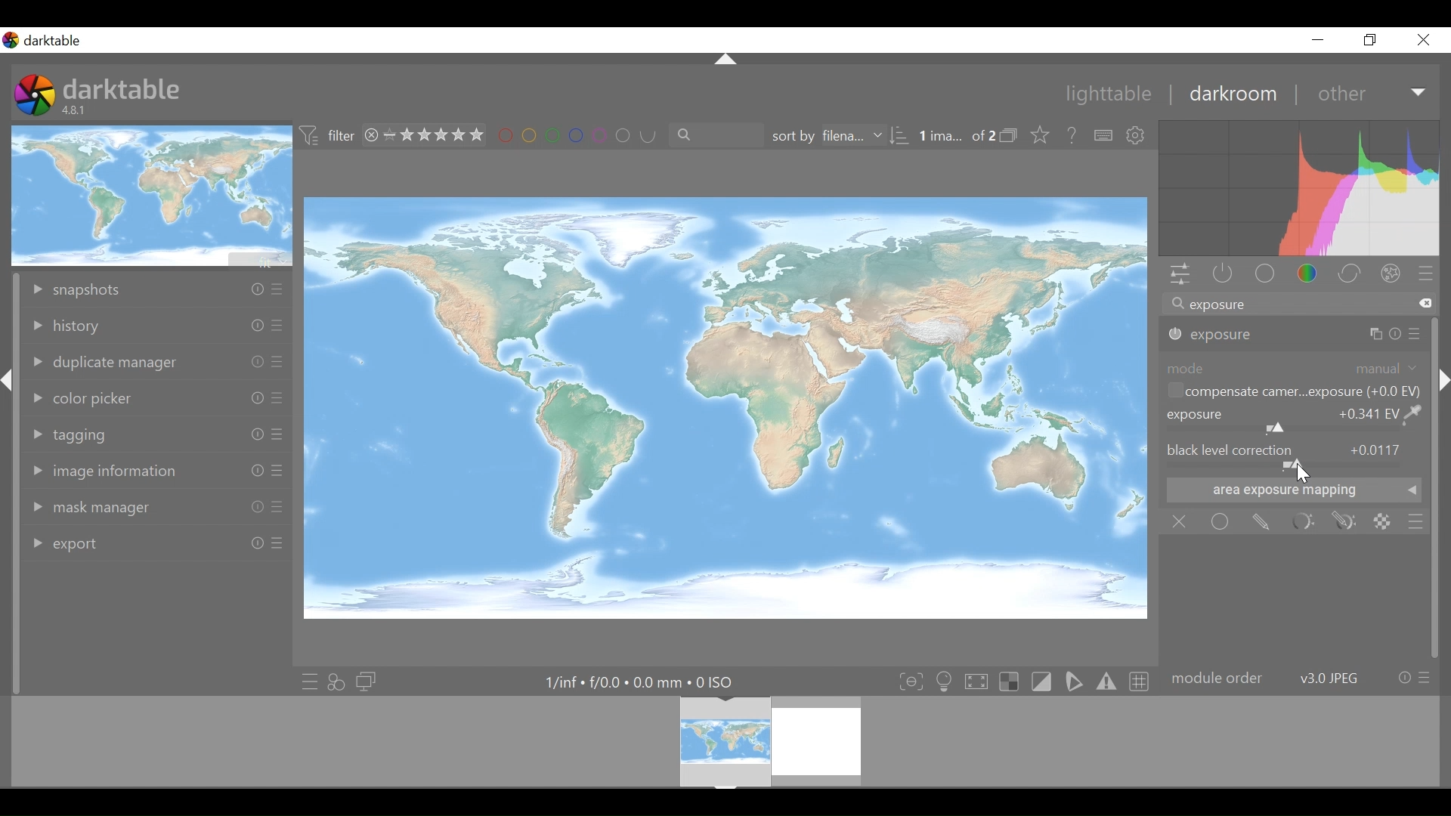  Describe the element at coordinates (1295, 335) in the screenshot. I see `exposure panel` at that location.